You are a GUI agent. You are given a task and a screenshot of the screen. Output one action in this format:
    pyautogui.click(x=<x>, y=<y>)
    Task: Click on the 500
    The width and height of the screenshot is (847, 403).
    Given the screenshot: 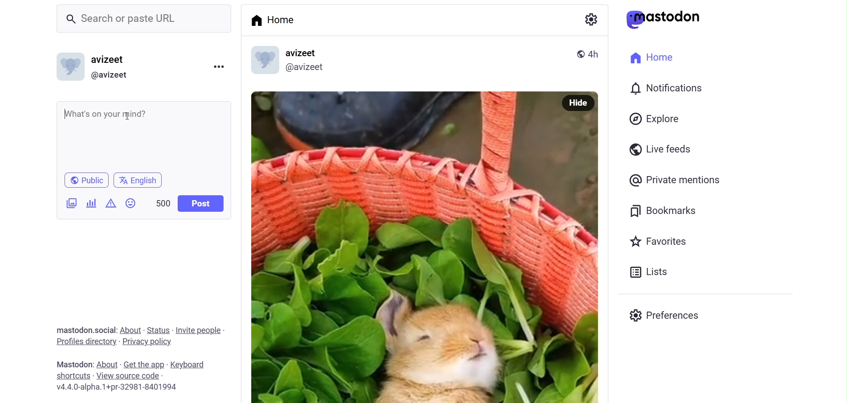 What is the action you would take?
    pyautogui.click(x=159, y=203)
    